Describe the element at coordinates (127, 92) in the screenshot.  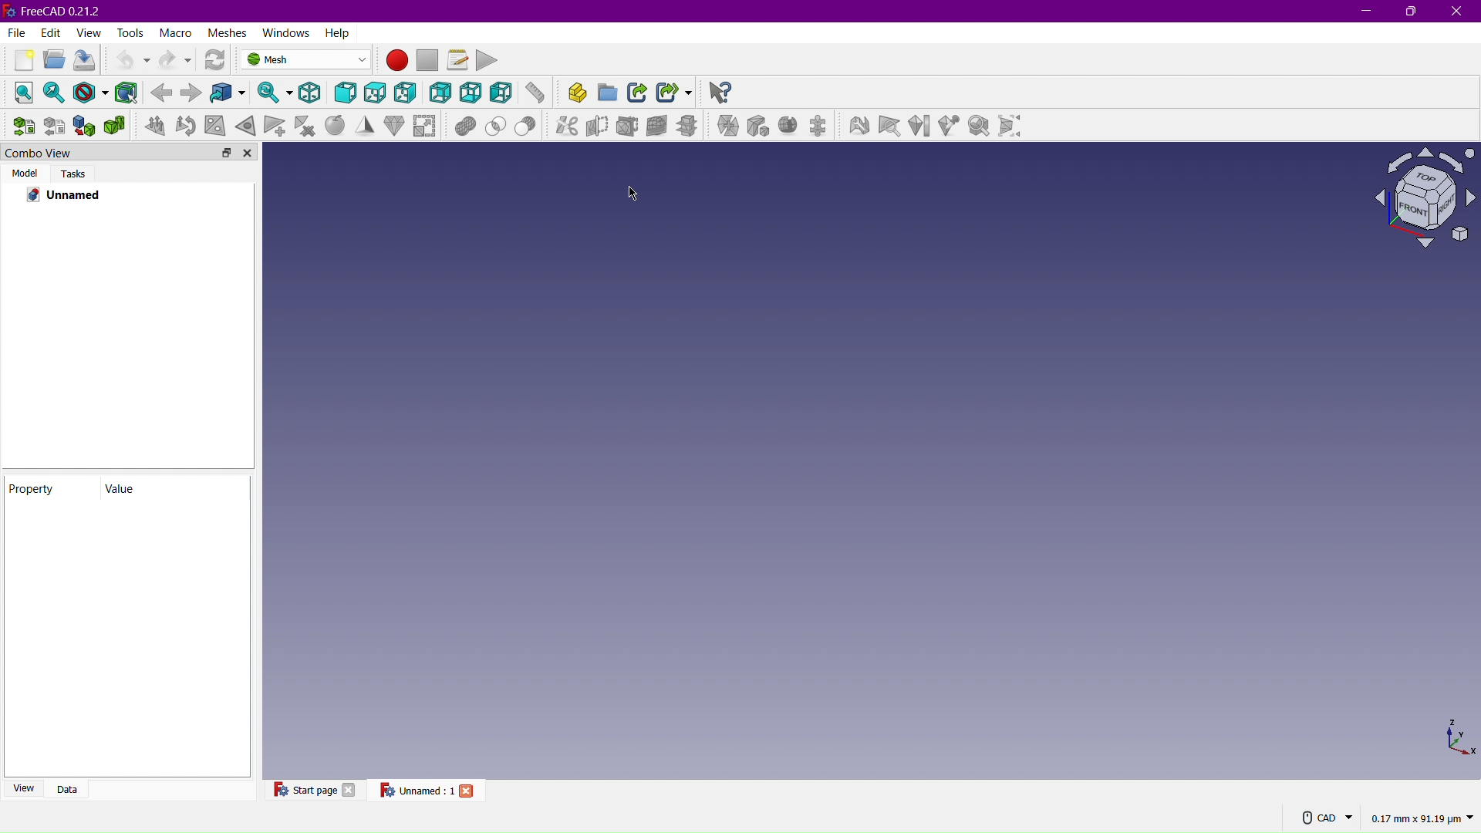
I see `Bounding Box` at that location.